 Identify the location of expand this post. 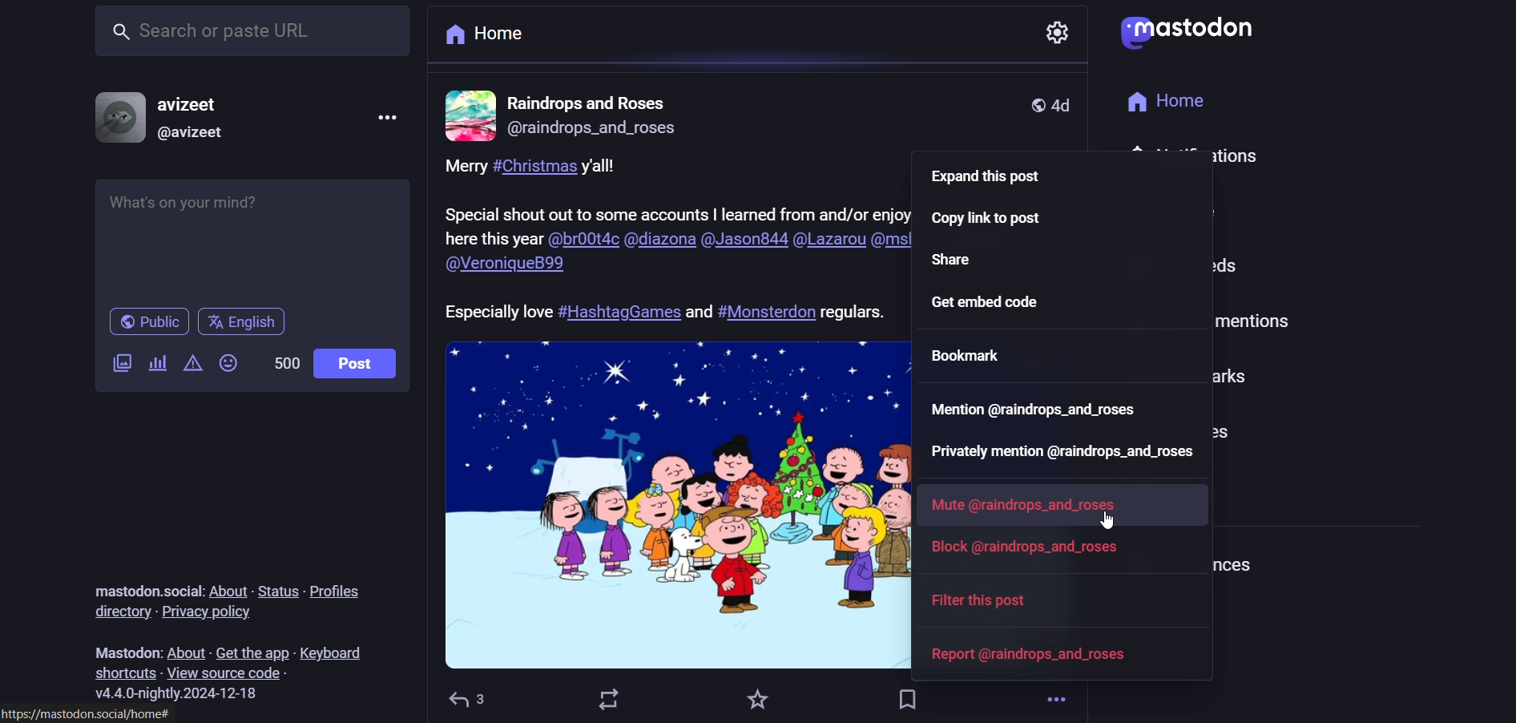
(987, 180).